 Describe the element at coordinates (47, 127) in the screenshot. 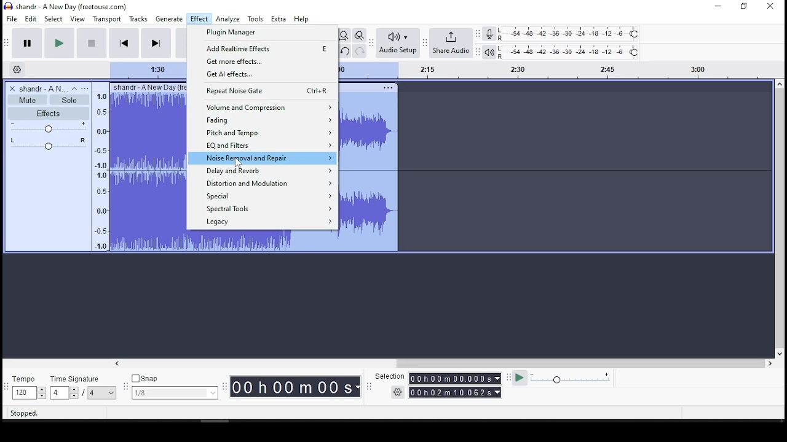

I see `volume` at that location.